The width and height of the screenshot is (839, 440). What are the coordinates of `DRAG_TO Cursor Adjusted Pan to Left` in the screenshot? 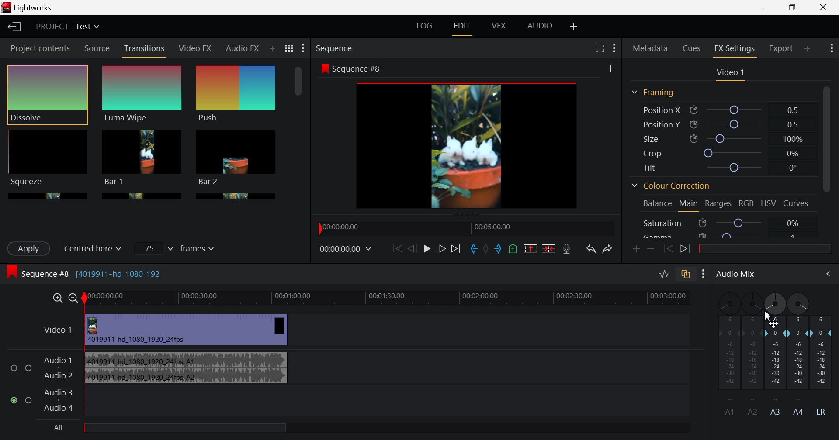 It's located at (774, 305).